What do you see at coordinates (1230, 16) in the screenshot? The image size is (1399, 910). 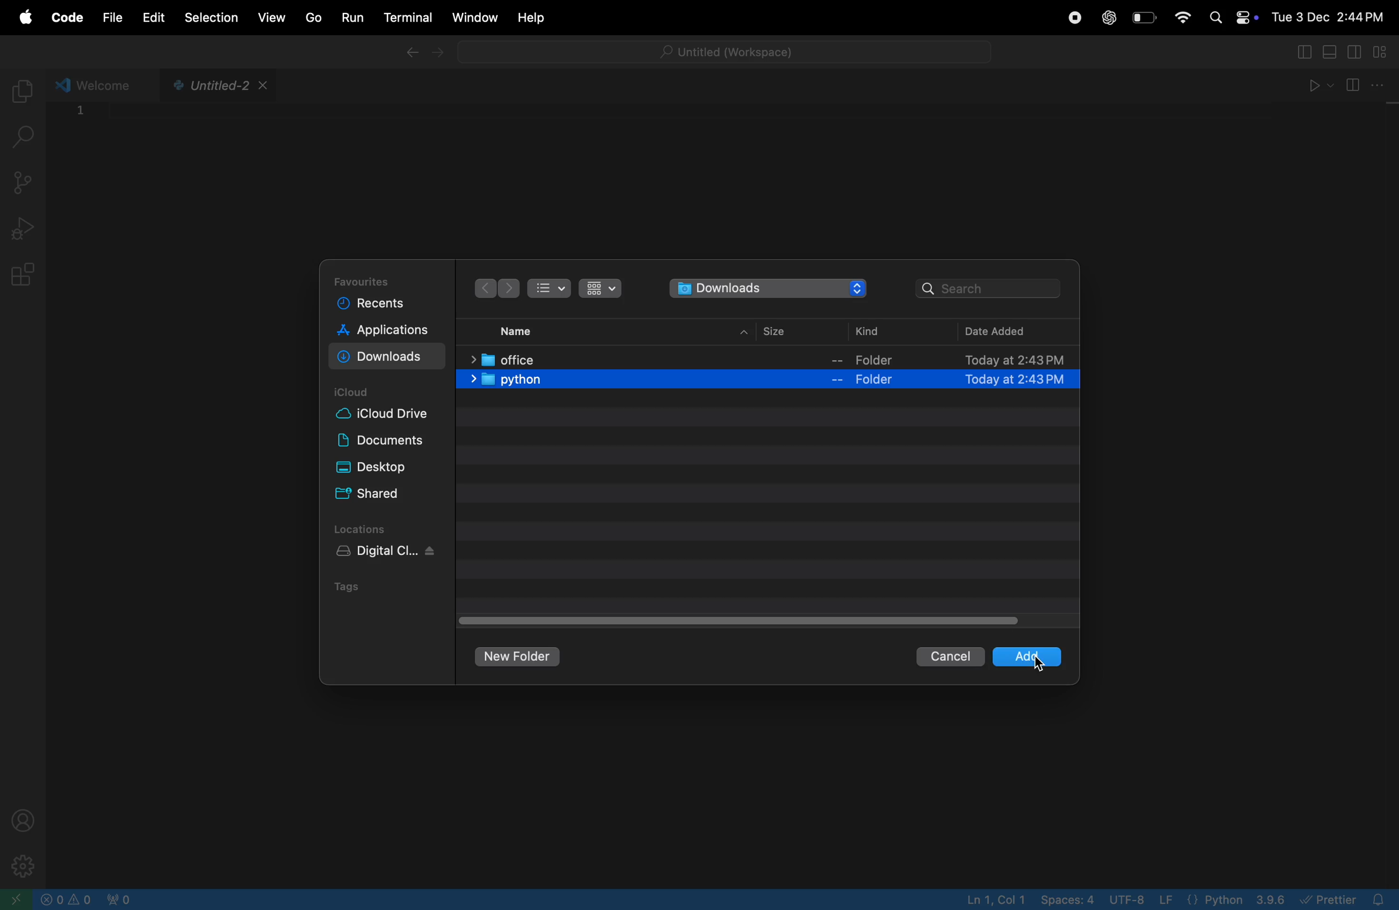 I see `apple widgets` at bounding box center [1230, 16].